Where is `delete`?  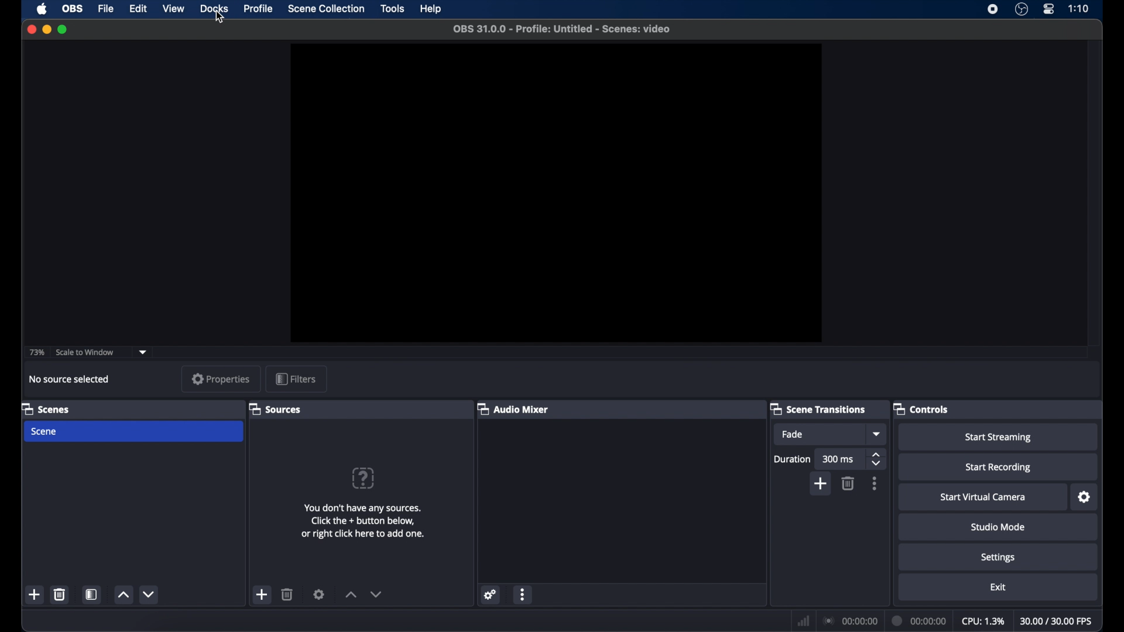
delete is located at coordinates (848, 483).